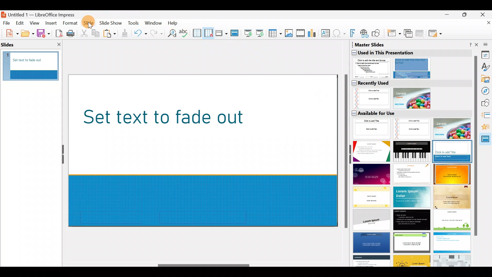 The image size is (492, 277). What do you see at coordinates (197, 33) in the screenshot?
I see `Display grid` at bounding box center [197, 33].